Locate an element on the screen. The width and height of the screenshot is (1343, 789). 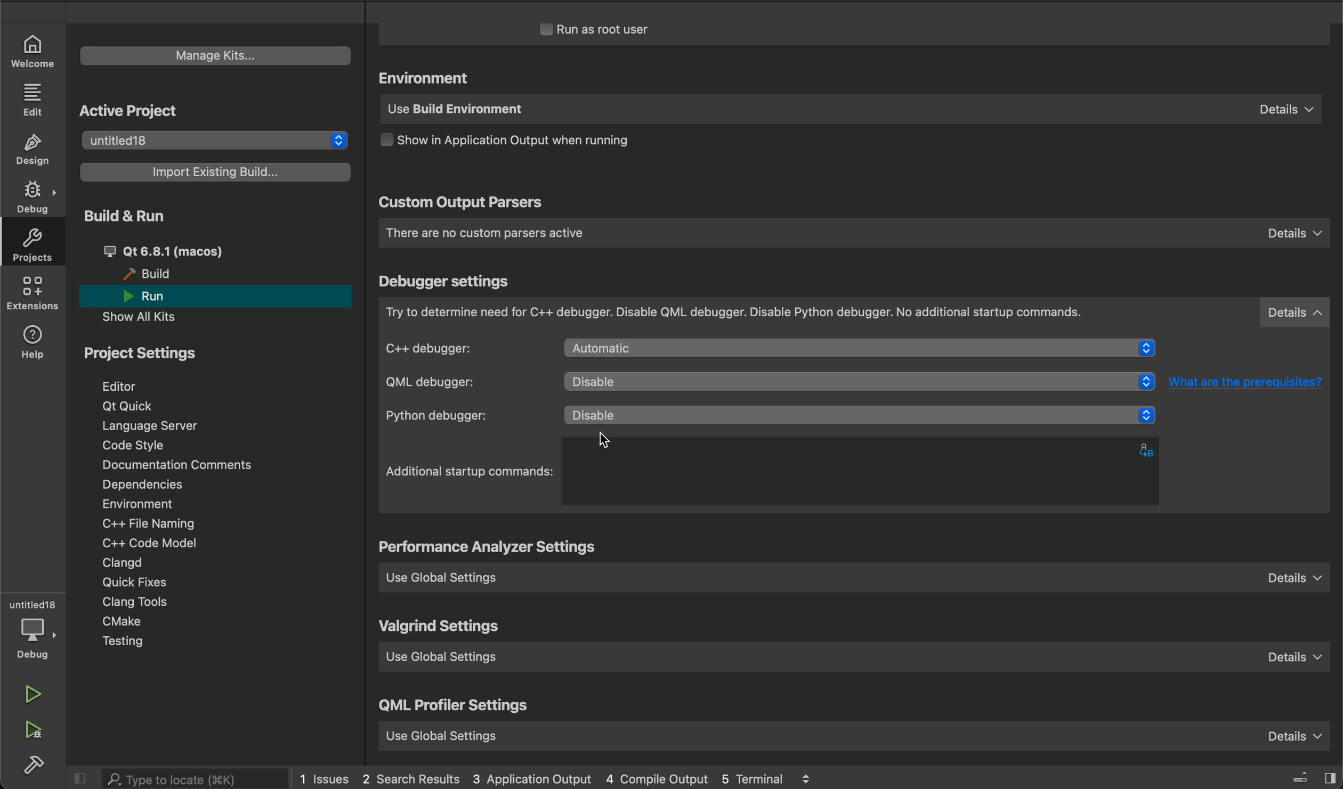
python debugger is located at coordinates (463, 416).